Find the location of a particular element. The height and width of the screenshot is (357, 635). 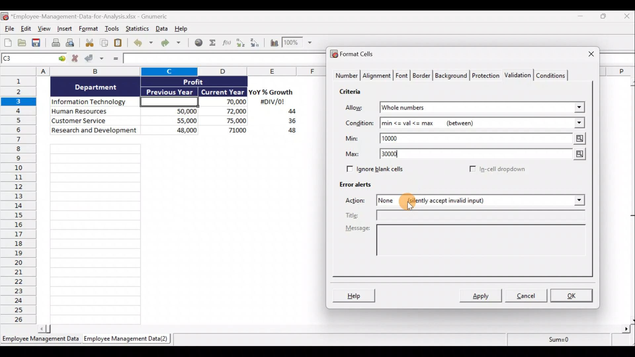

Min value is located at coordinates (578, 139).